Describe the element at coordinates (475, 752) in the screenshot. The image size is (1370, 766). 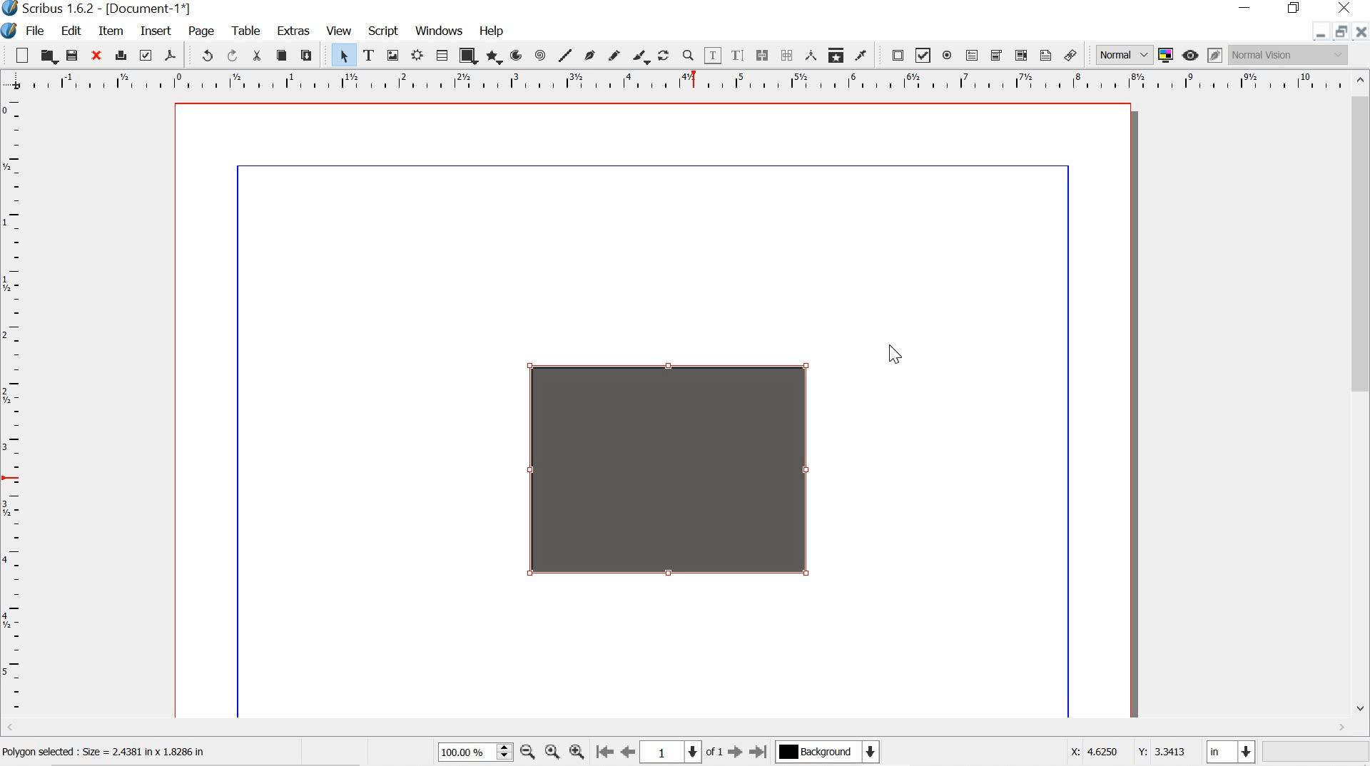
I see `100.00%` at that location.